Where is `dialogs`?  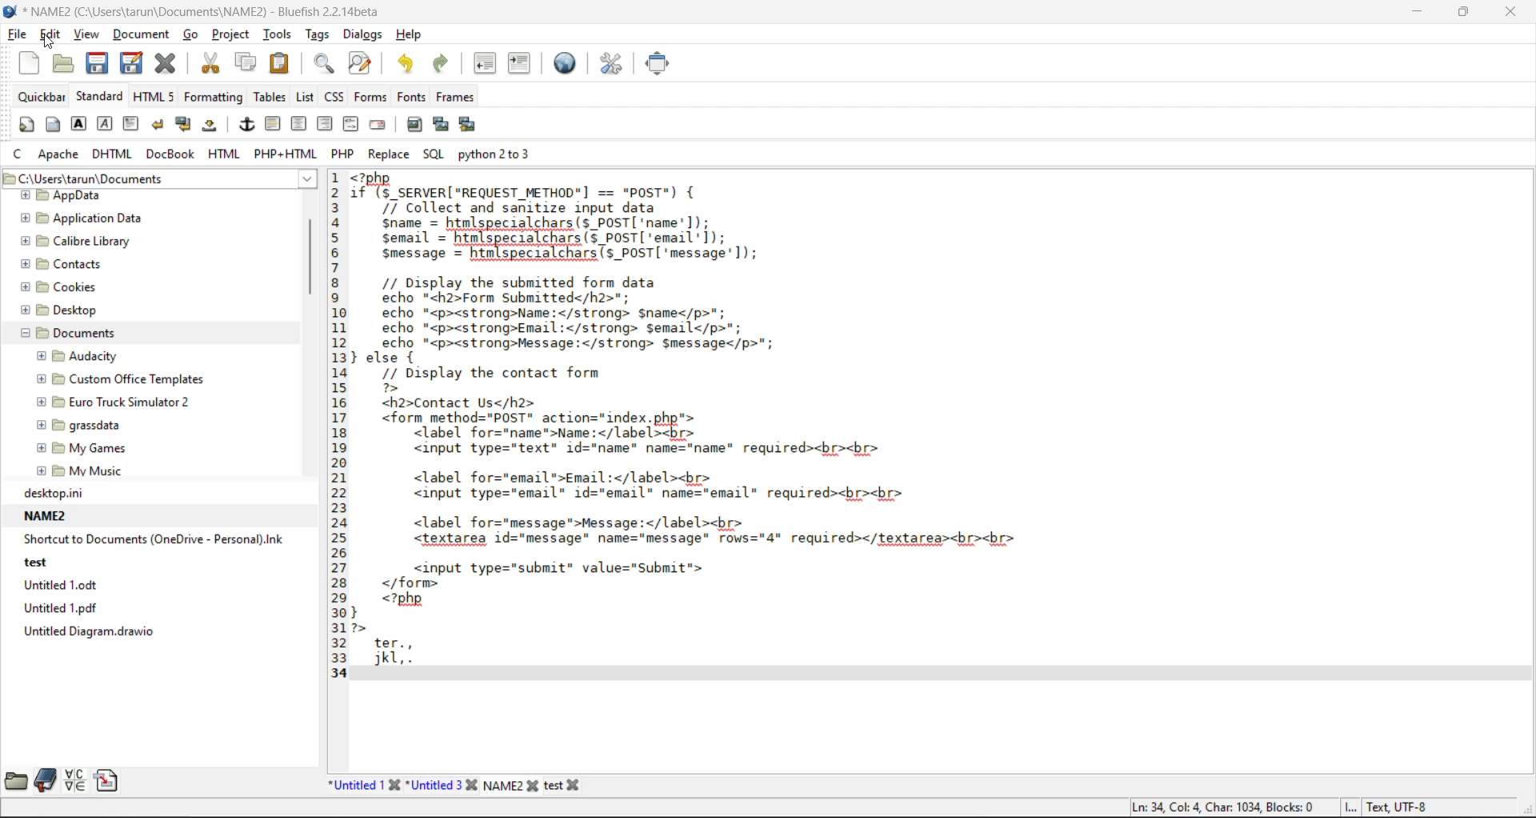
dialogs is located at coordinates (364, 34).